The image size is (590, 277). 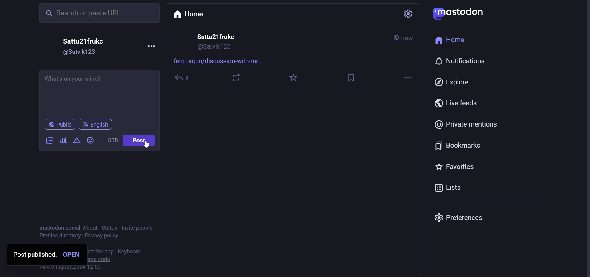 What do you see at coordinates (191, 15) in the screenshot?
I see `home` at bounding box center [191, 15].